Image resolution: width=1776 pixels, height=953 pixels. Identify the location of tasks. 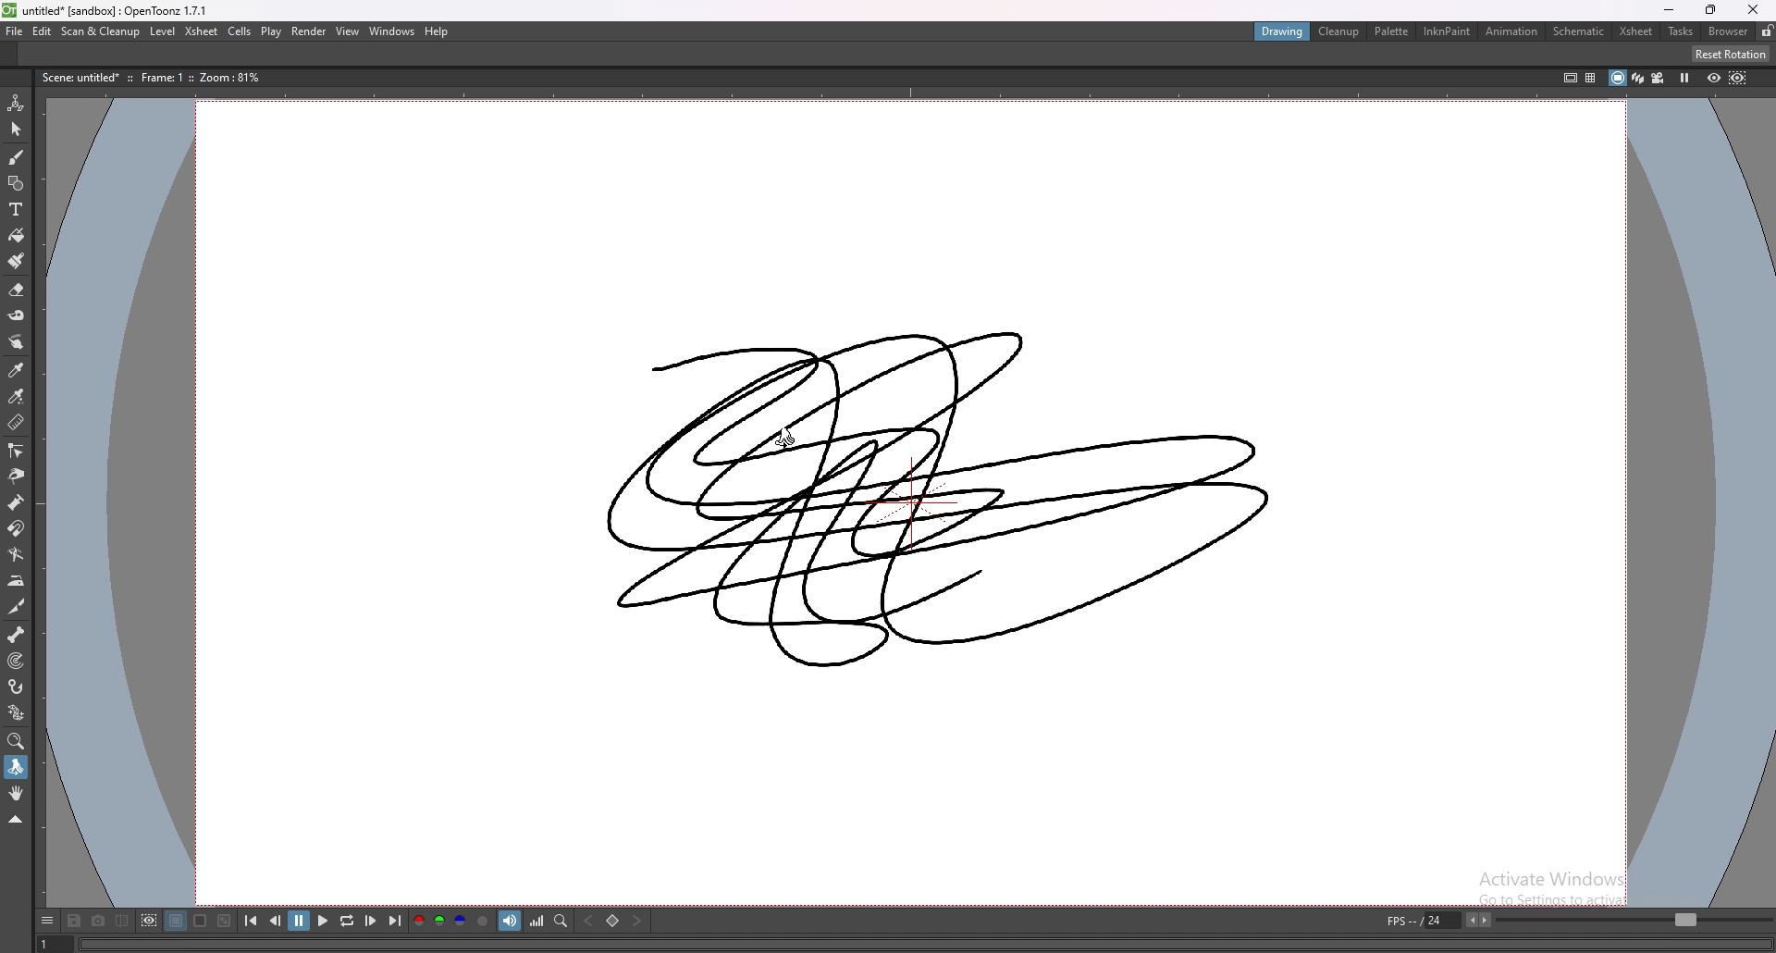
(1680, 31).